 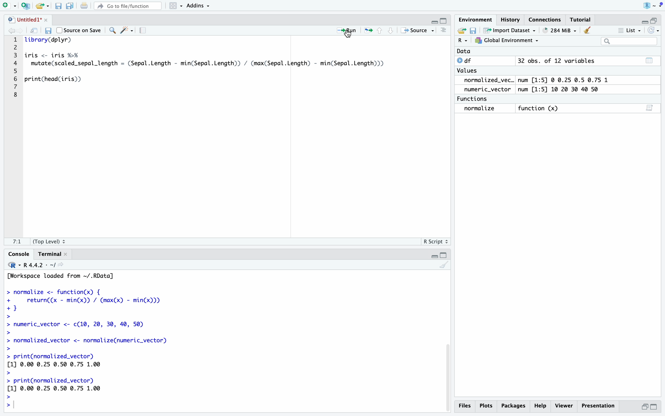 I want to click on num [1:5] 10 20 30 40 50 , so click(x=561, y=90).